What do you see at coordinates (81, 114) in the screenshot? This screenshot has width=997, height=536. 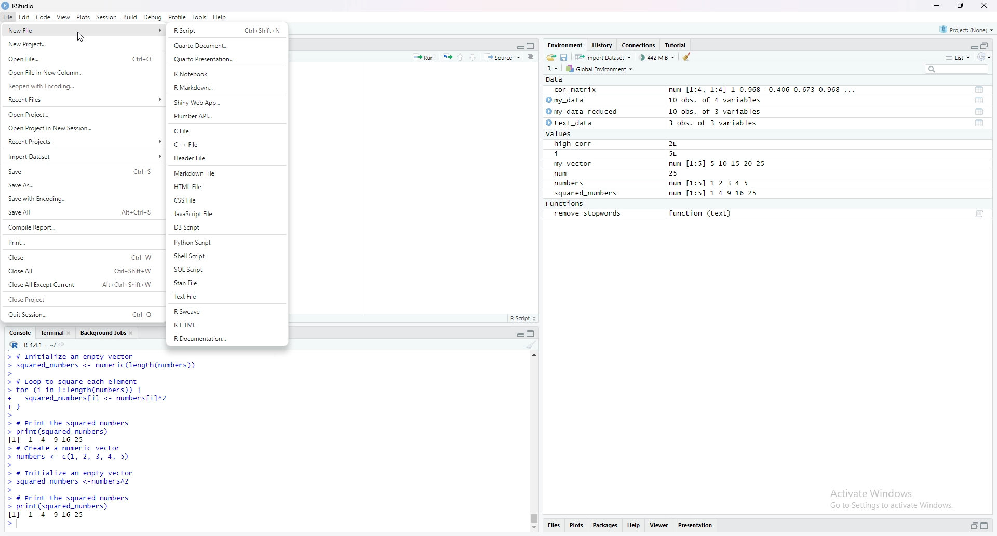 I see `Open Project.` at bounding box center [81, 114].